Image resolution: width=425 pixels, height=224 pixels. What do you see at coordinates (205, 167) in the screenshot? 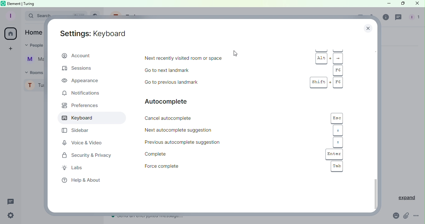
I see `Force complete` at bounding box center [205, 167].